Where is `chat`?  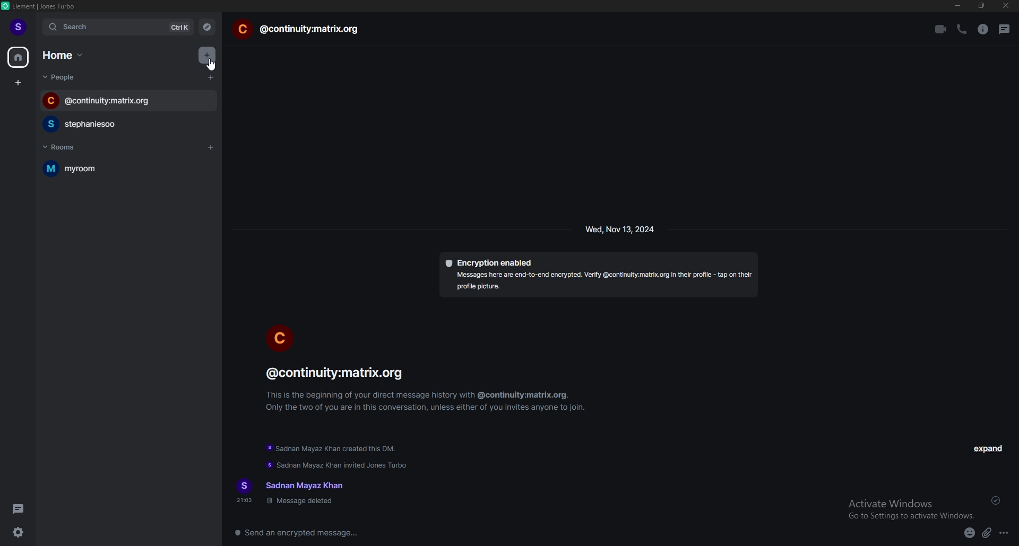 chat is located at coordinates (297, 30).